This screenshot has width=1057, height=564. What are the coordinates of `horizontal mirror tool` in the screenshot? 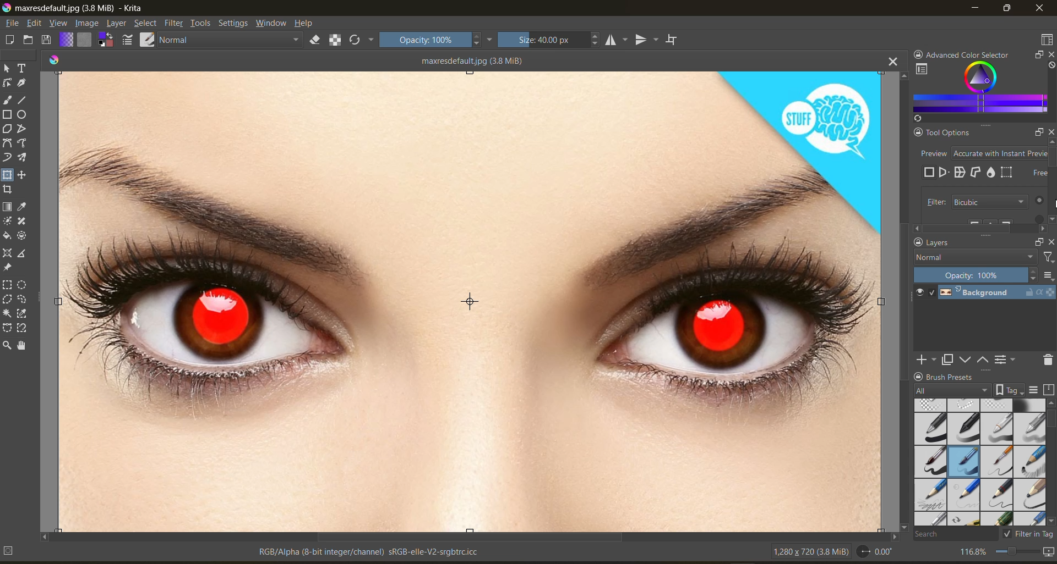 It's located at (617, 40).